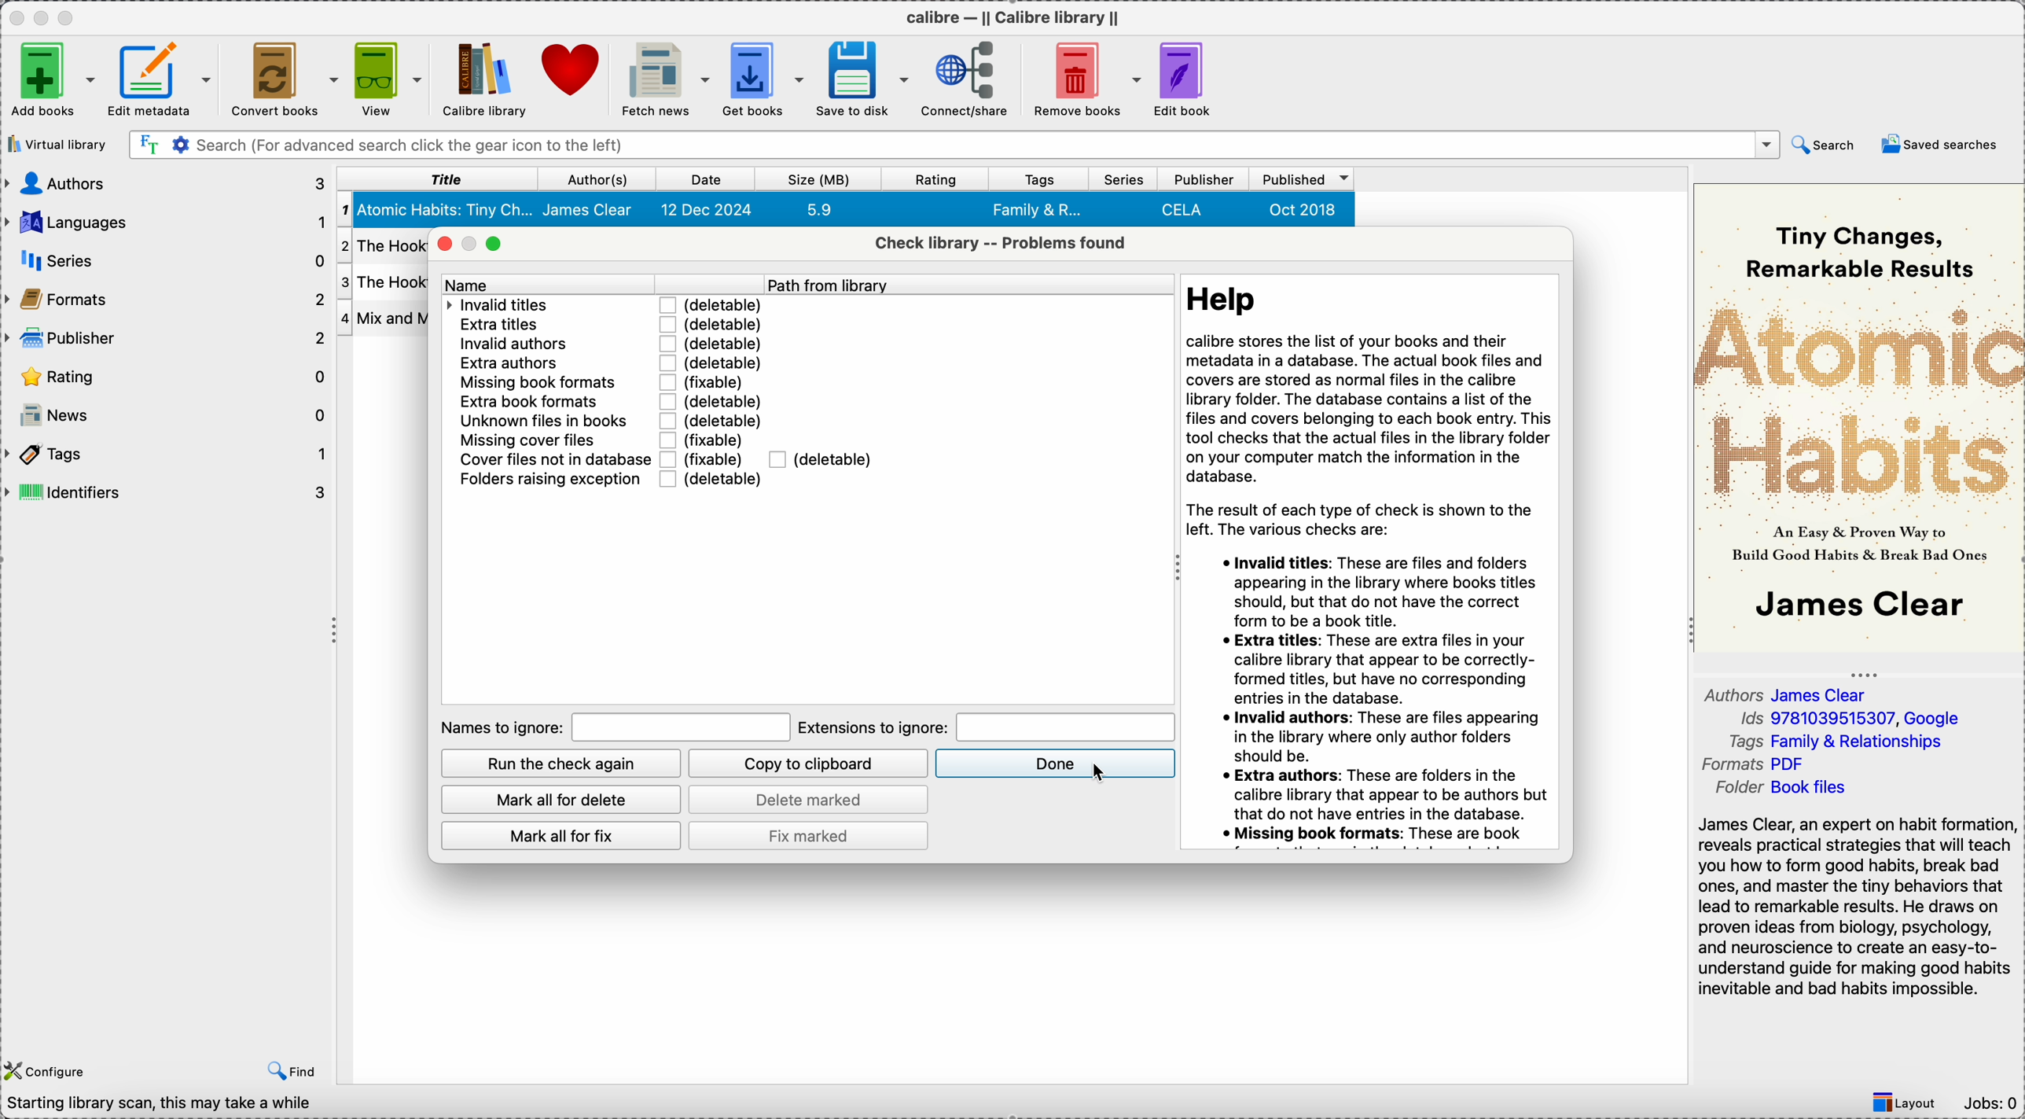 This screenshot has width=2025, height=1119. Describe the element at coordinates (380, 285) in the screenshot. I see `third book` at that location.